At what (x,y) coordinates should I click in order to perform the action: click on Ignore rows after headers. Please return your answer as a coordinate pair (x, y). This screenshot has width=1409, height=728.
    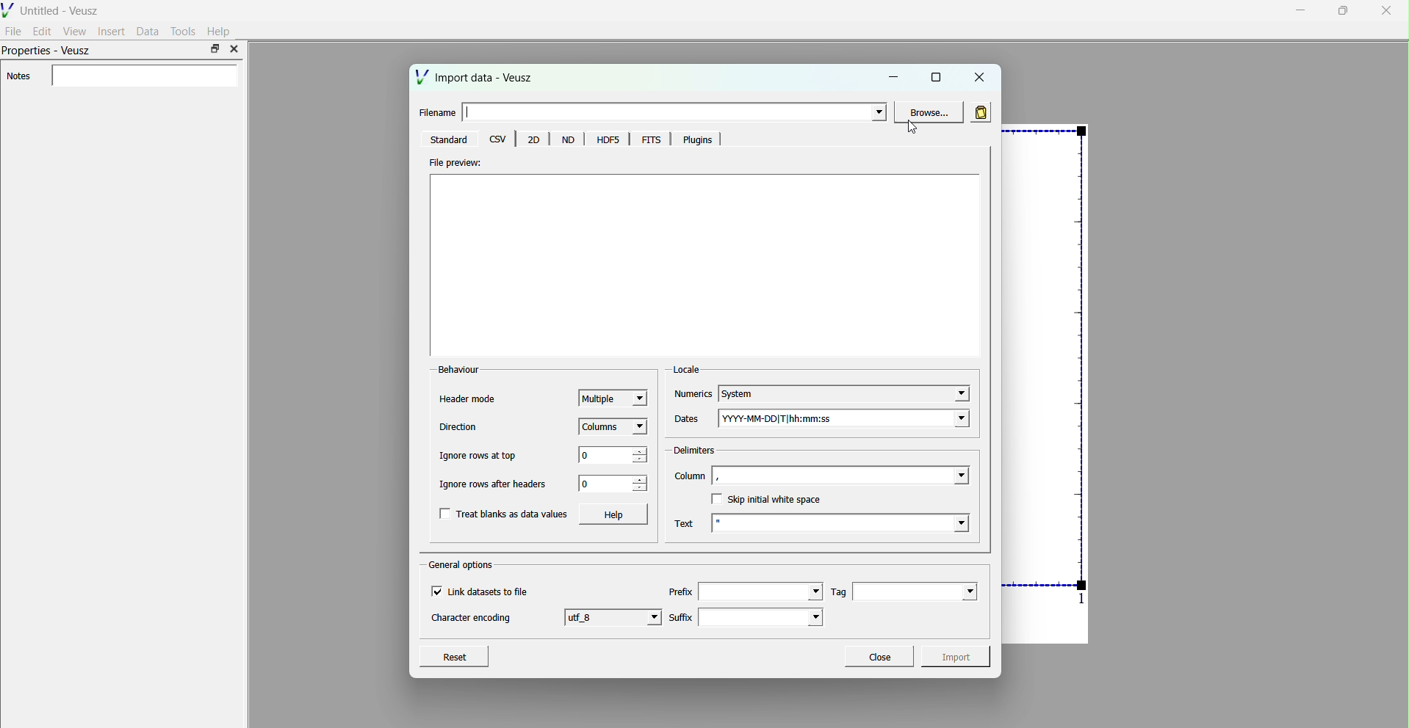
    Looking at the image, I should click on (496, 485).